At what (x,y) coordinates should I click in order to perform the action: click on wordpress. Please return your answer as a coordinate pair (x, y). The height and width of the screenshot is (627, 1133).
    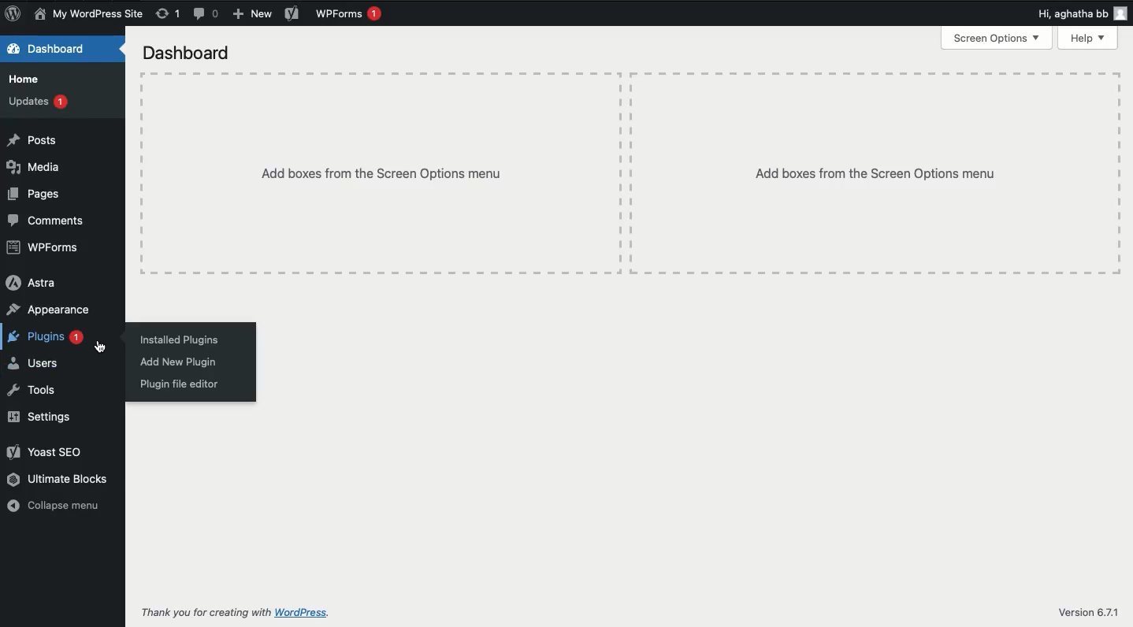
    Looking at the image, I should click on (303, 613).